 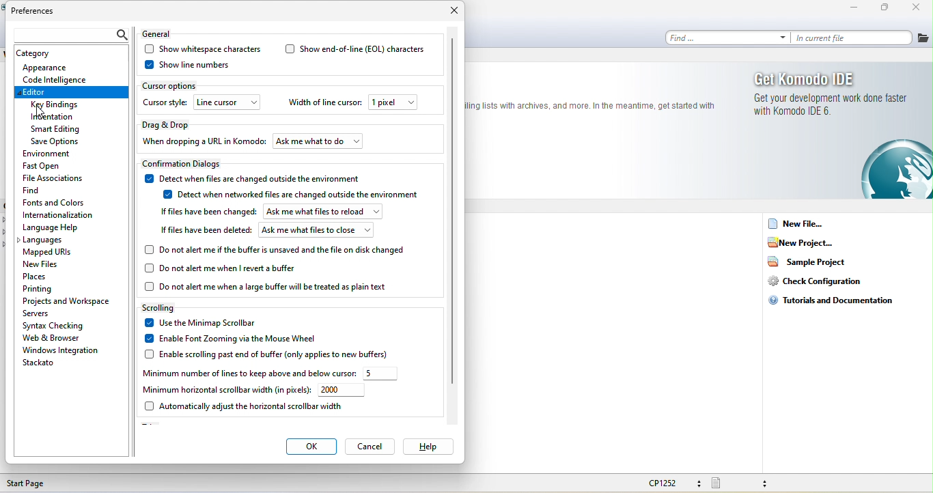 What do you see at coordinates (56, 105) in the screenshot?
I see `key bindings` at bounding box center [56, 105].